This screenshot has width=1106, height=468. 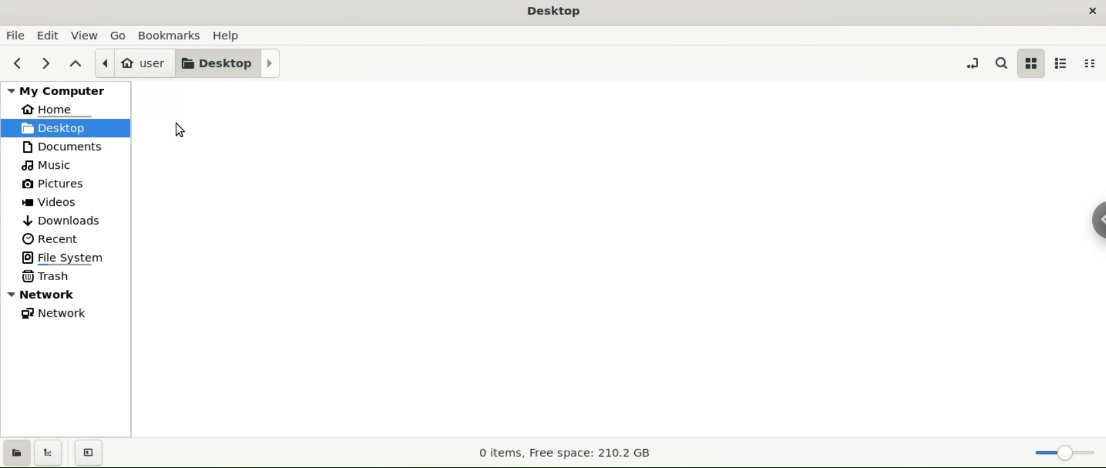 I want to click on file system, so click(x=66, y=258).